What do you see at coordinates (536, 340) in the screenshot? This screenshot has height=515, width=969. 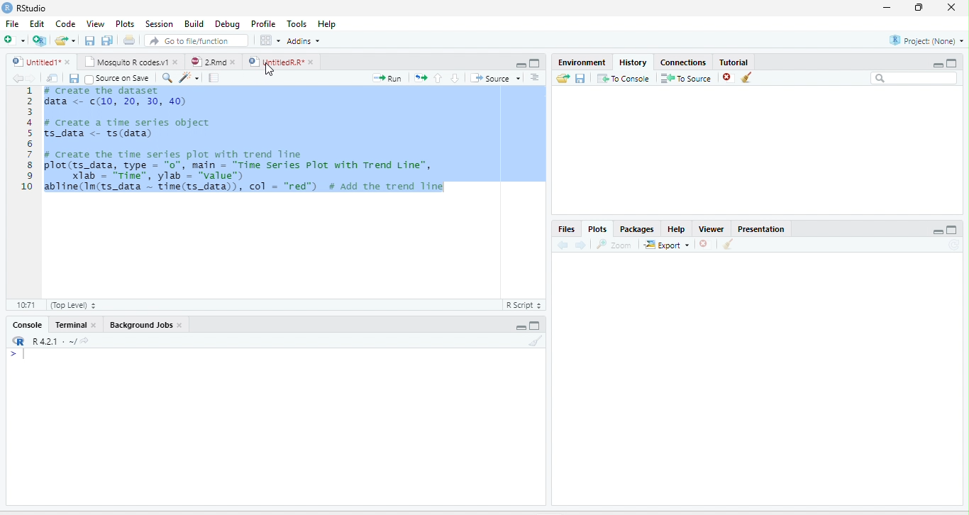 I see `Clear console` at bounding box center [536, 340].